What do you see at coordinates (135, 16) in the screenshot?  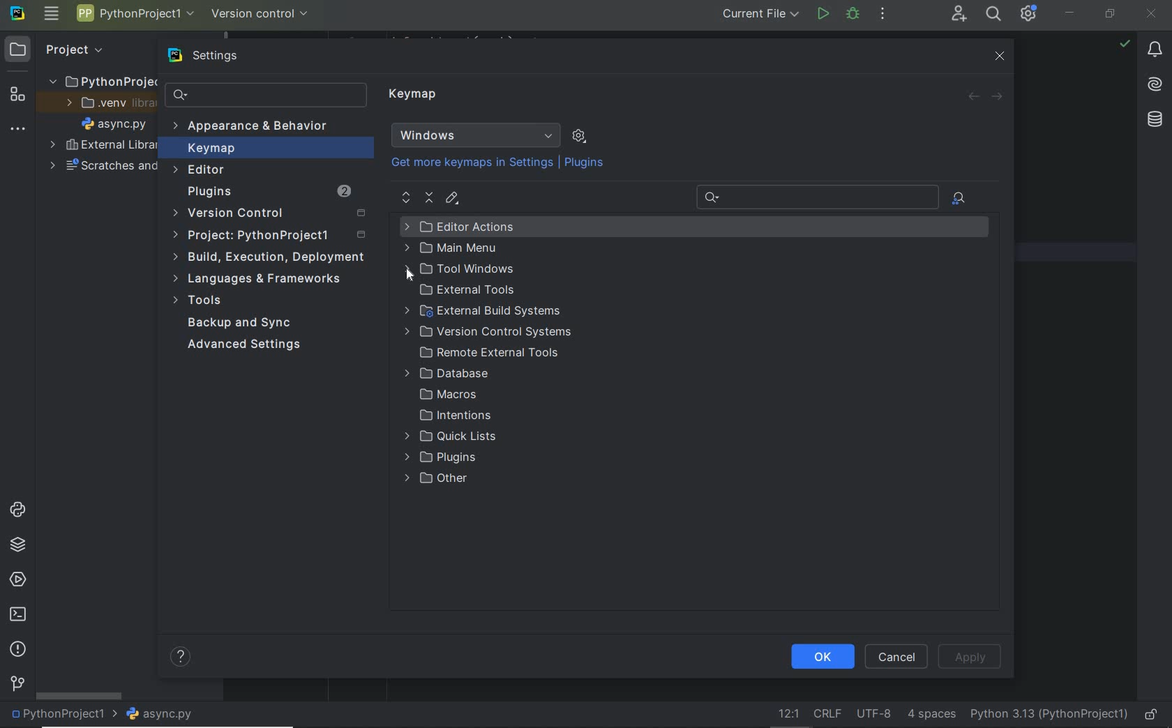 I see `Project name` at bounding box center [135, 16].